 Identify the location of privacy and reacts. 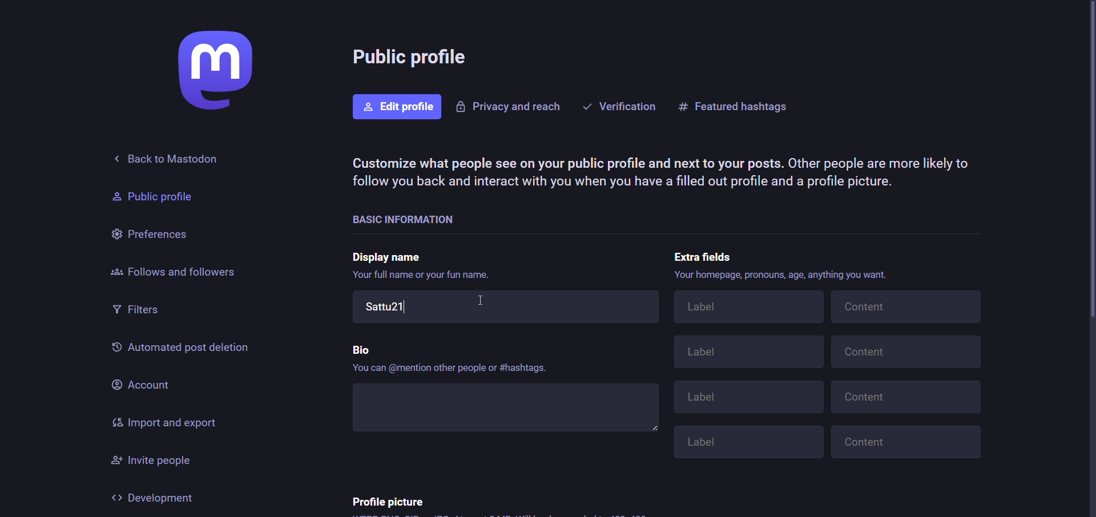
(508, 107).